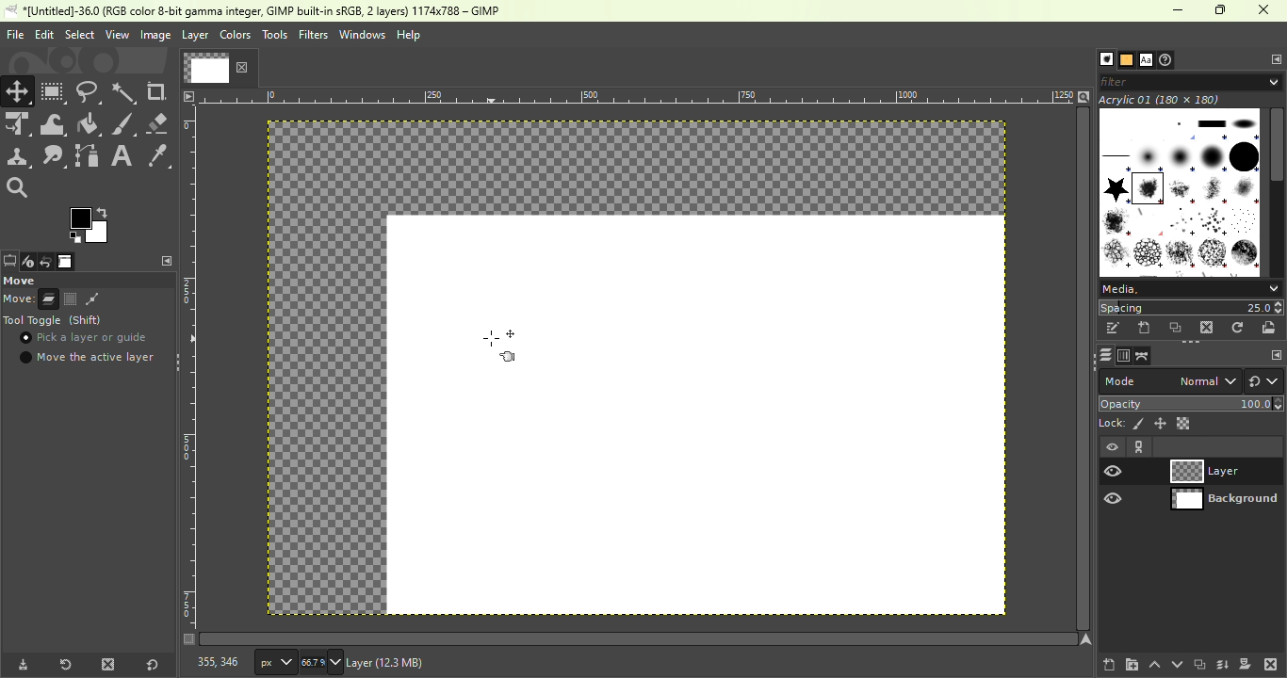  Describe the element at coordinates (70, 299) in the screenshot. I see `Add to the current selection` at that location.